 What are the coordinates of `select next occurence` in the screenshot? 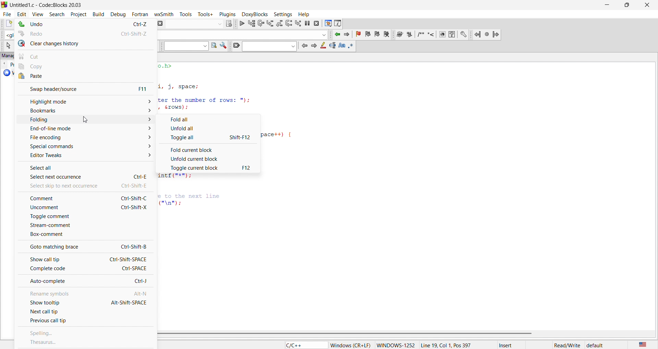 It's located at (85, 177).